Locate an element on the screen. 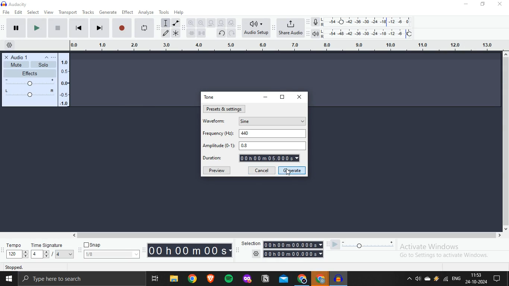  Tools is located at coordinates (164, 12).